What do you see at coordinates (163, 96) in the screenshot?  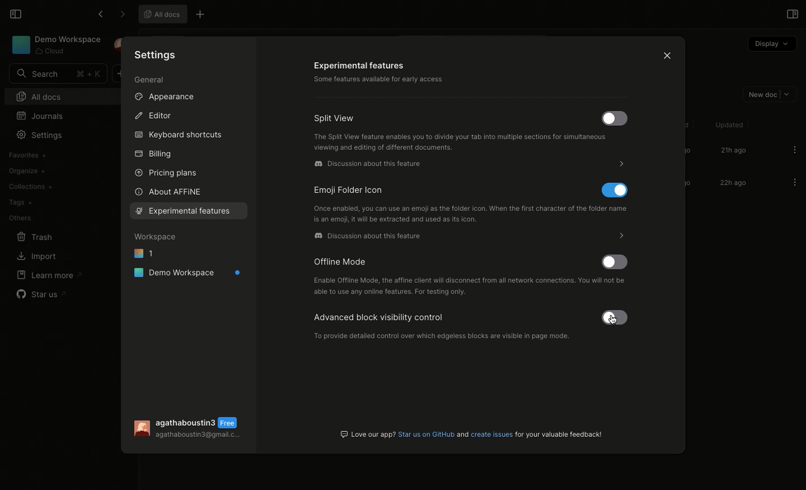 I see `Appearance` at bounding box center [163, 96].